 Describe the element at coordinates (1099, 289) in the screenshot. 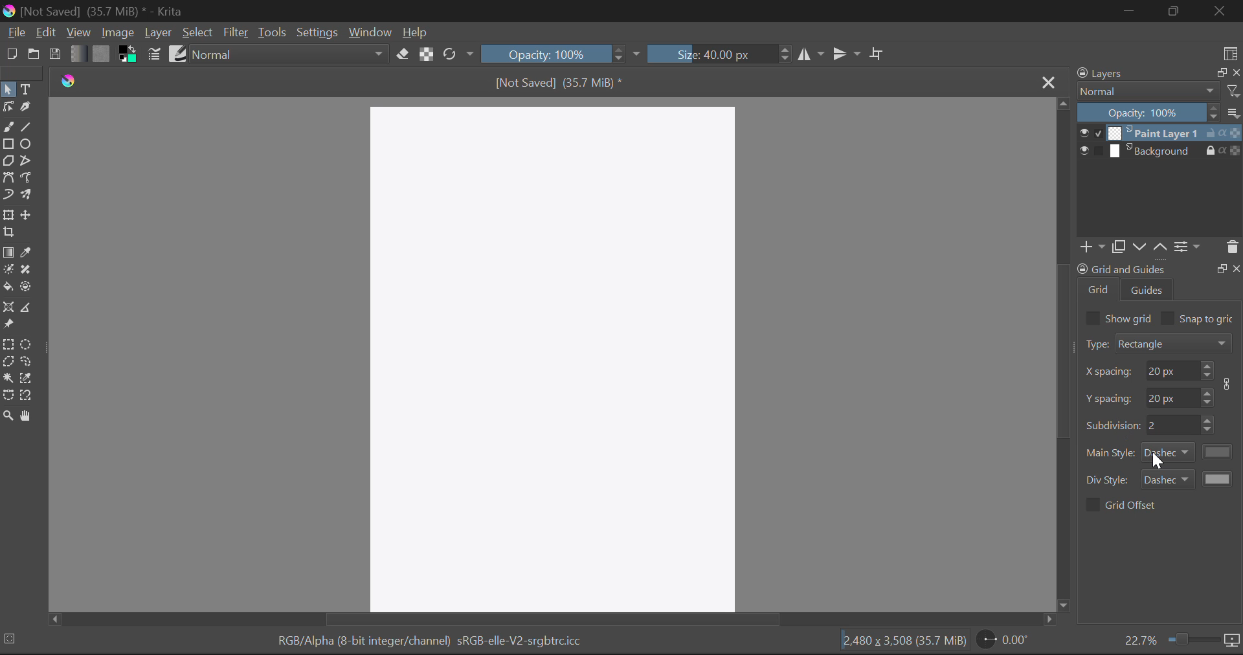

I see `grid` at that location.